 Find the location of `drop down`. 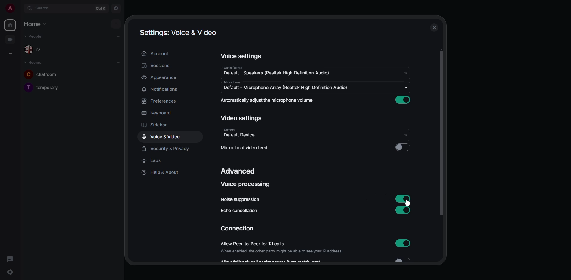

drop down is located at coordinates (407, 72).